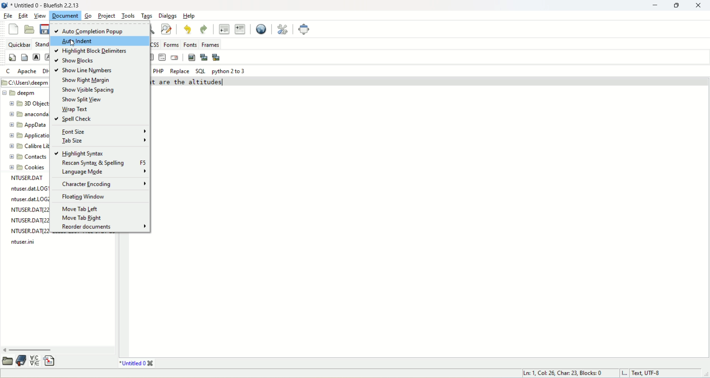 This screenshot has width=710, height=378. I want to click on title, so click(136, 364).